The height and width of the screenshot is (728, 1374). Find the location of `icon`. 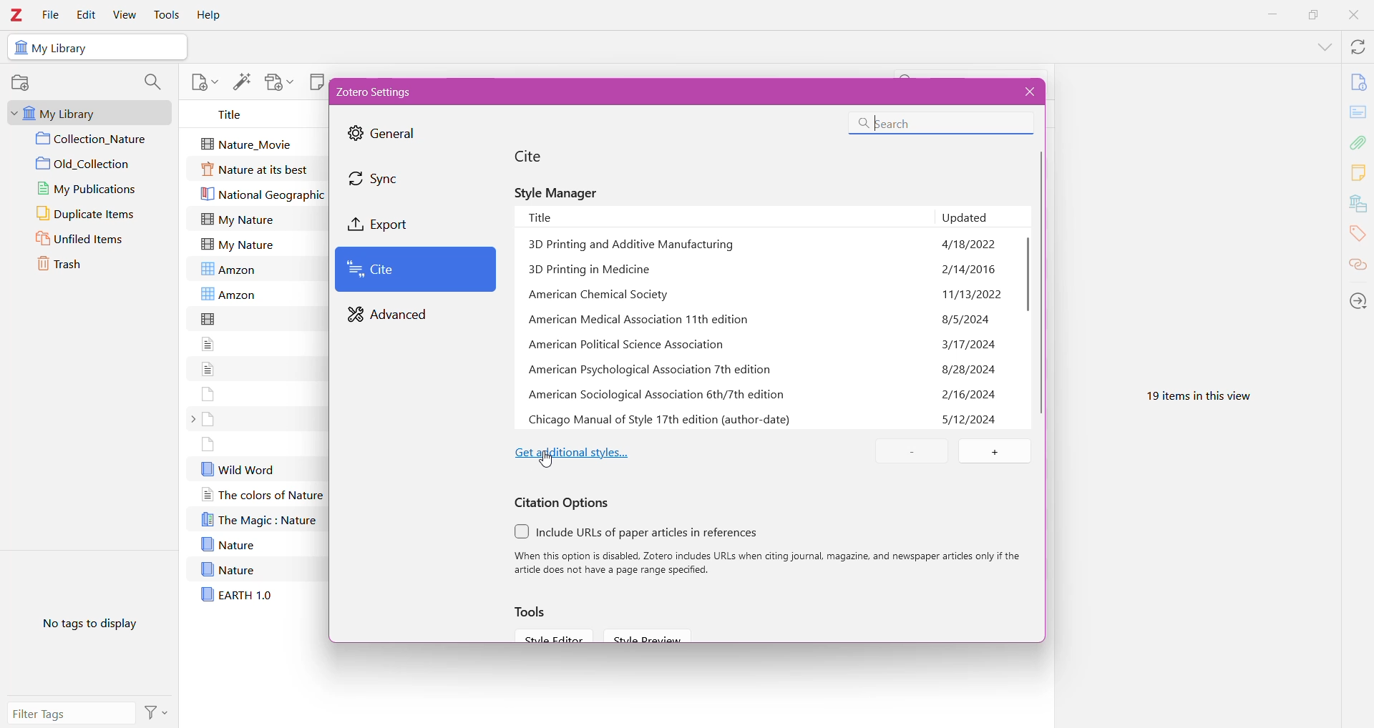

icon is located at coordinates (19, 48).